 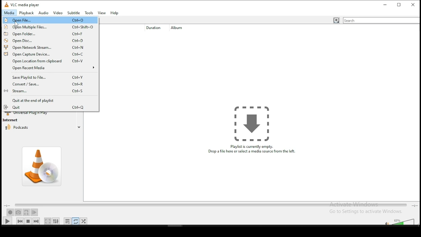 I want to click on play/pause, so click(x=8, y=221).